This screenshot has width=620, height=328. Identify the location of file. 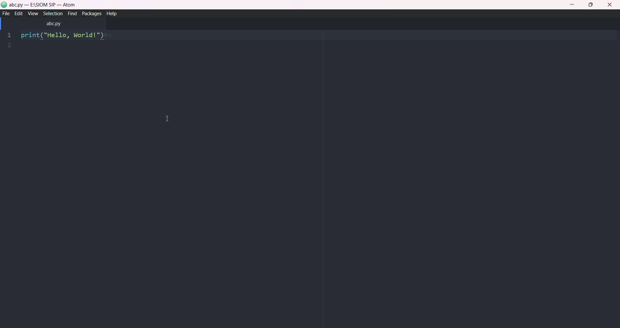
(6, 13).